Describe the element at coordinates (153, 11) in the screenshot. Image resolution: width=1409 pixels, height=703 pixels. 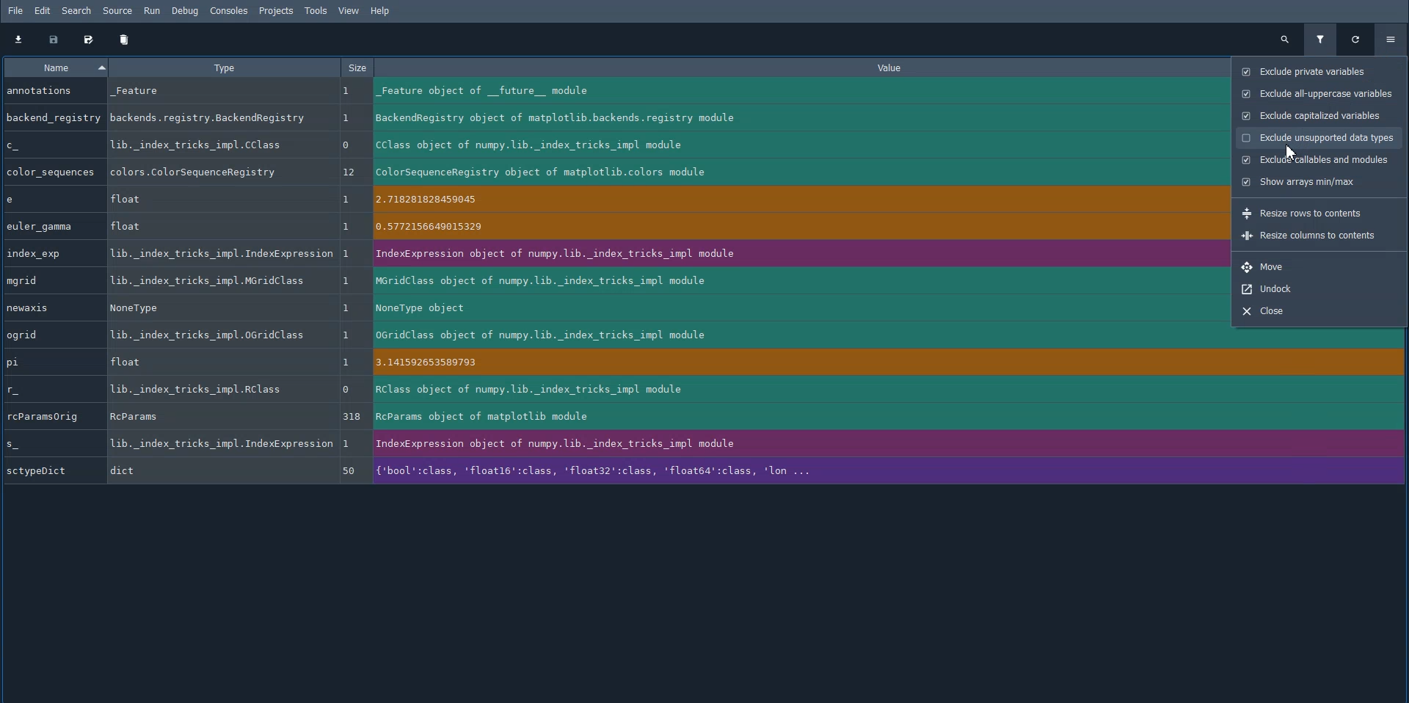
I see `Run` at that location.